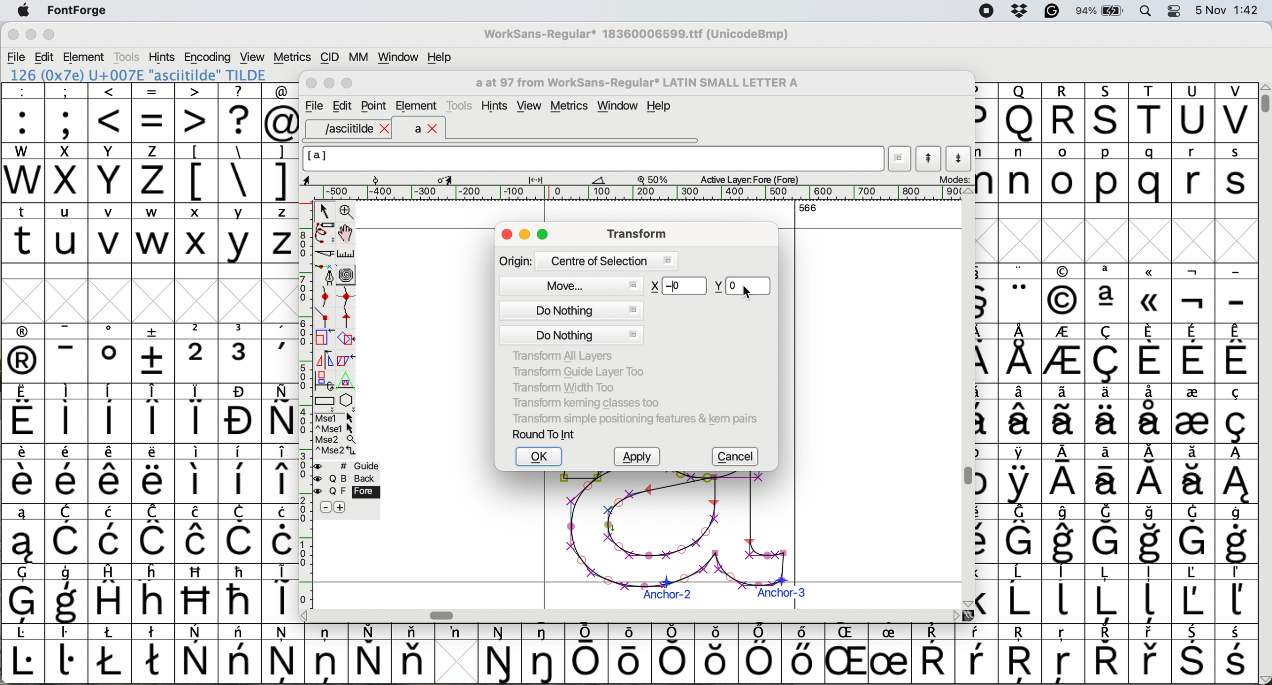 Image resolution: width=1272 pixels, height=685 pixels. Describe the element at coordinates (849, 653) in the screenshot. I see `` at that location.